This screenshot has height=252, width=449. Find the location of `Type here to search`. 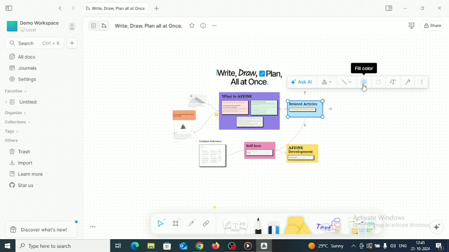

Type here to search is located at coordinates (63, 245).